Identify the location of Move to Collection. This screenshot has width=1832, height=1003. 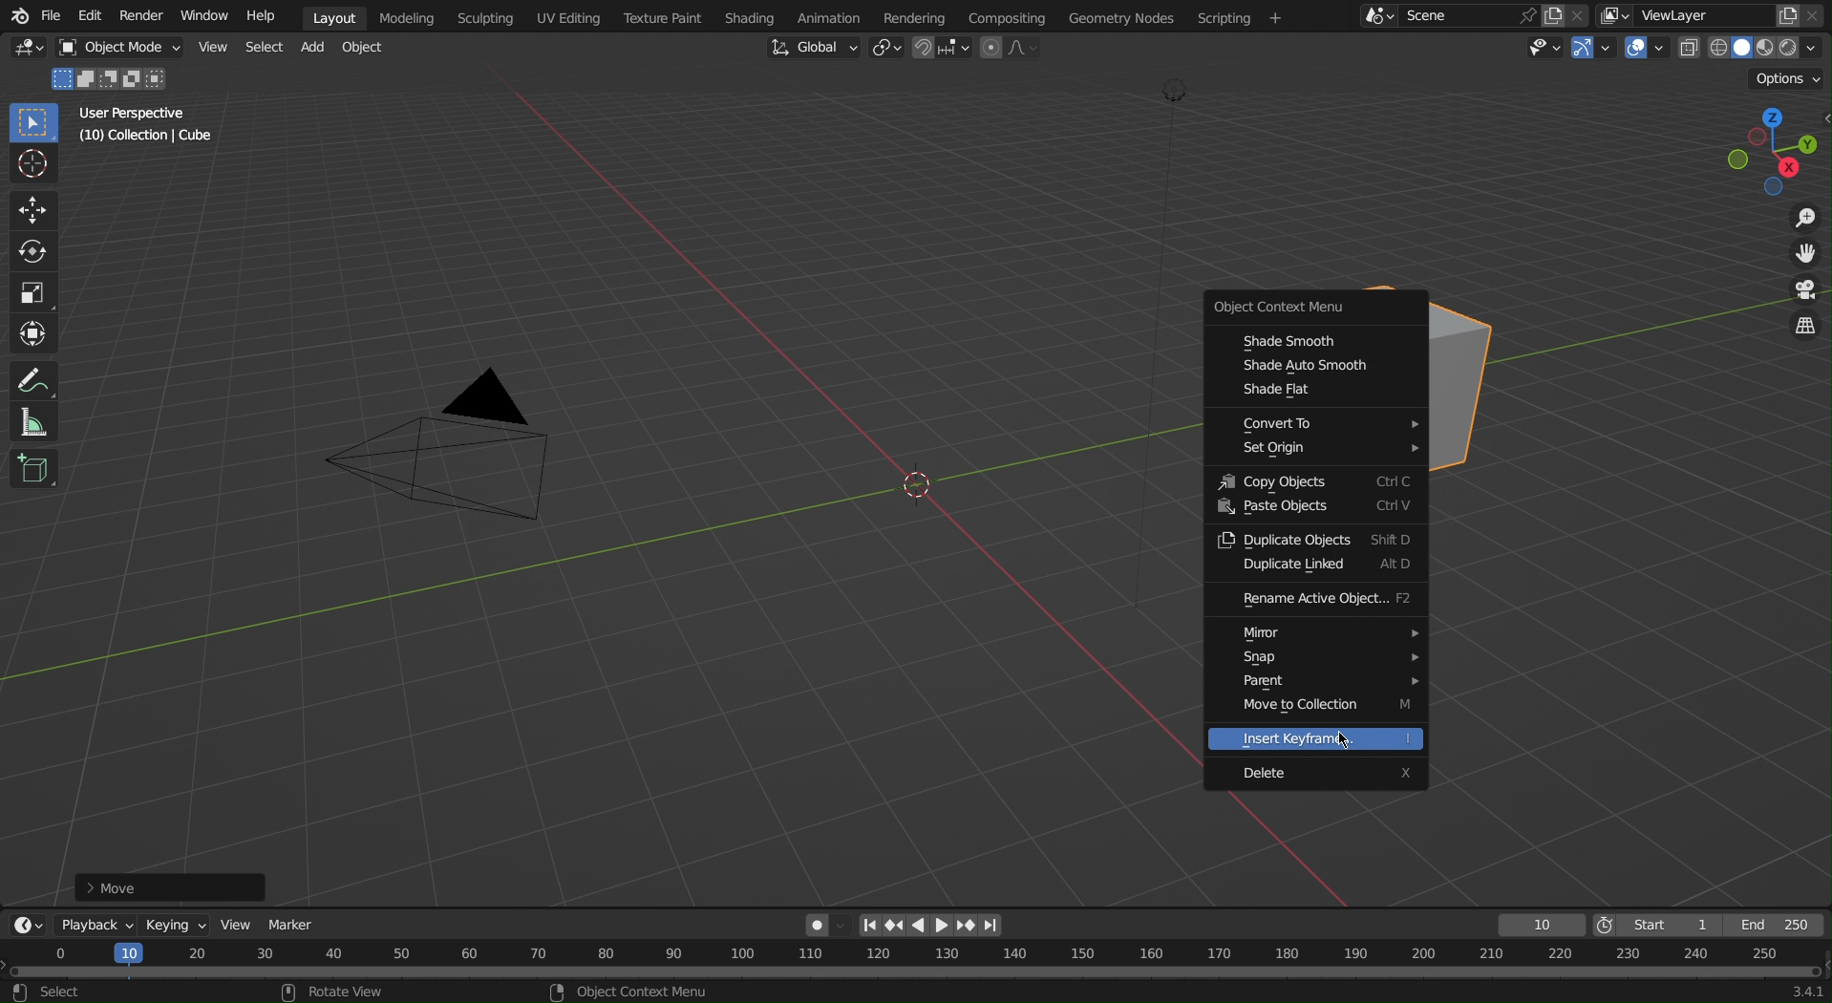
(1313, 709).